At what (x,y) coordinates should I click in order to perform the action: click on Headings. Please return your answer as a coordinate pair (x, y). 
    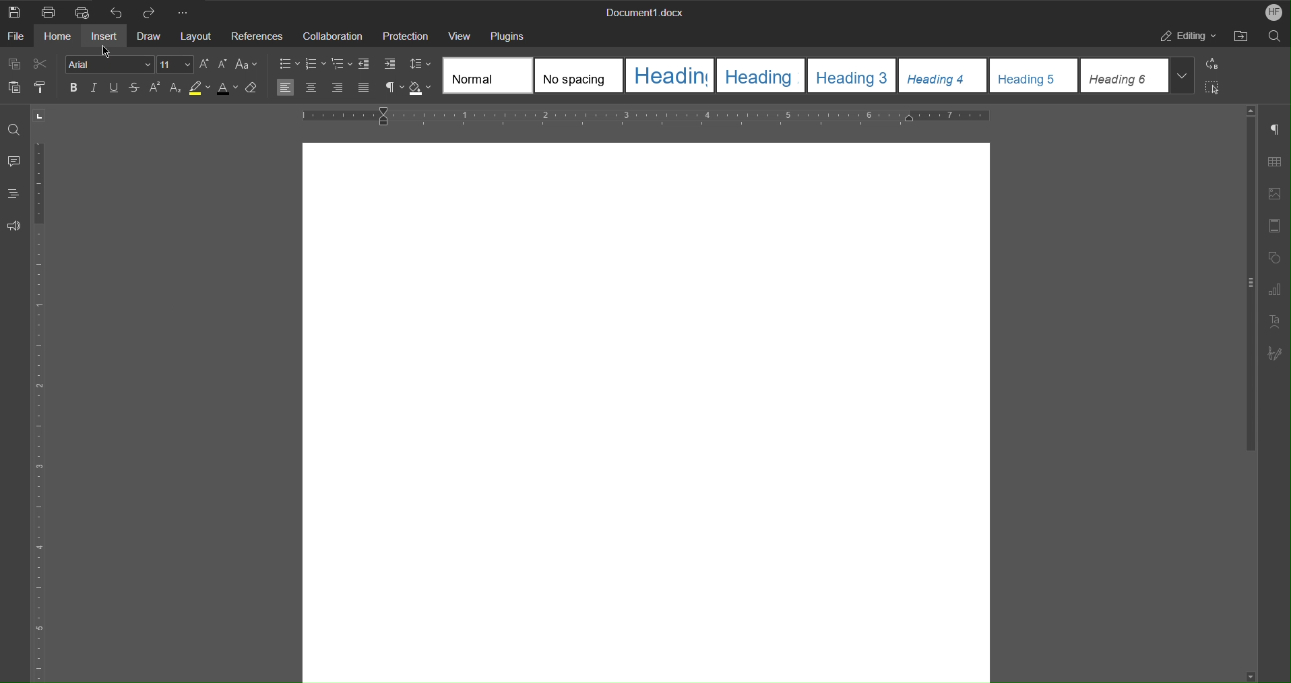
    Looking at the image, I should click on (15, 194).